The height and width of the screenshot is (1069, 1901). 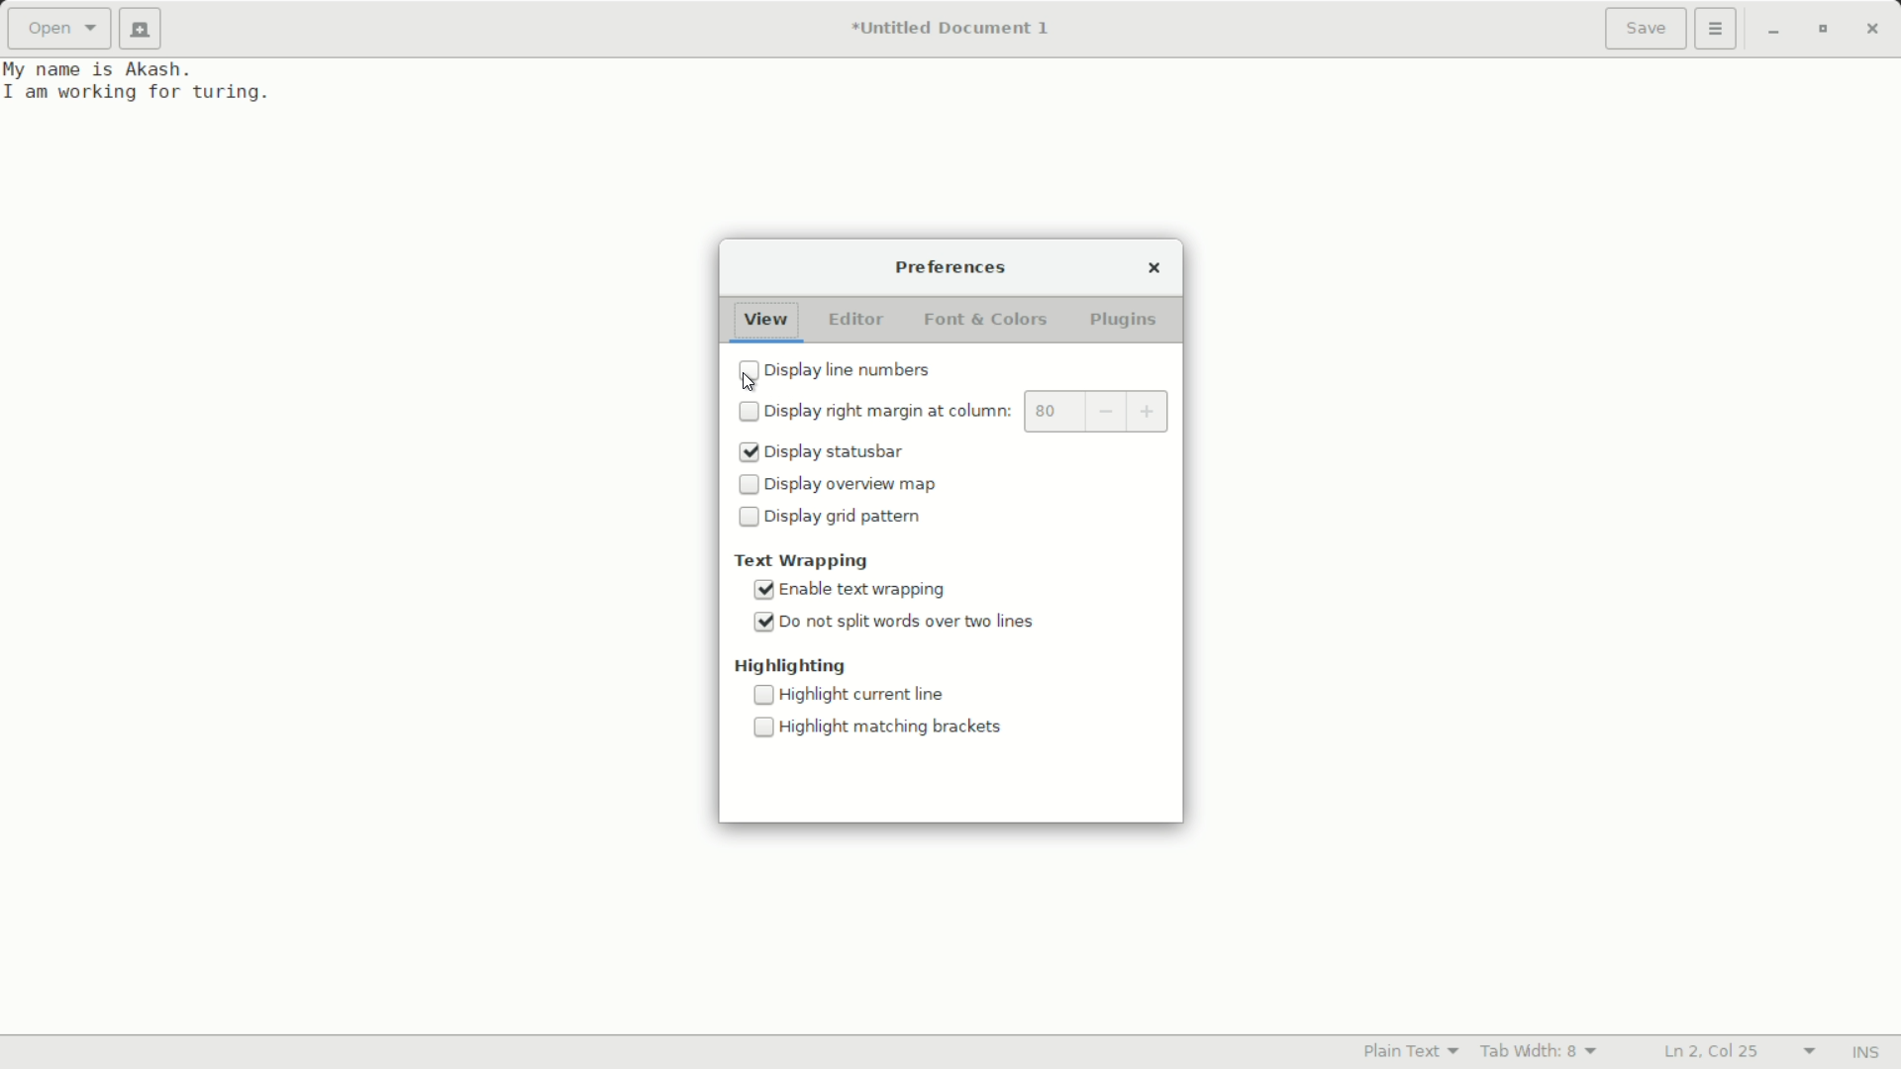 I want to click on save, so click(x=1647, y=31).